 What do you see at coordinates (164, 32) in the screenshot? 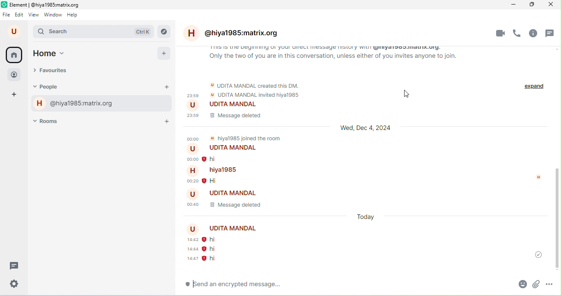
I see `explore rooms` at bounding box center [164, 32].